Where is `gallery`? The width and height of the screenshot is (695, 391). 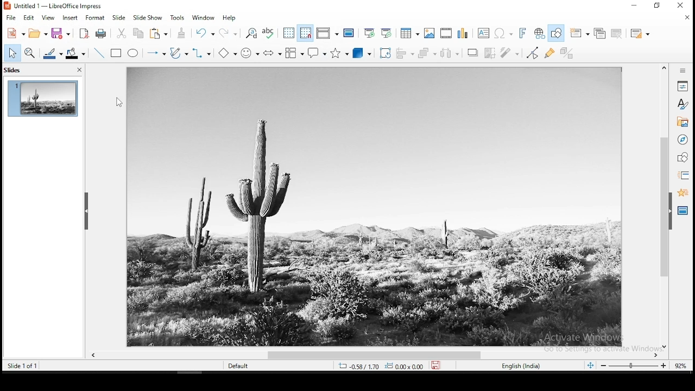
gallery is located at coordinates (684, 123).